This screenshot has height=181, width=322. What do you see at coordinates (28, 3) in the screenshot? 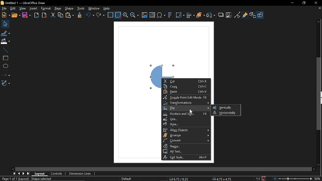
I see `Untitled 1 -- LibreOffice Draw` at bounding box center [28, 3].